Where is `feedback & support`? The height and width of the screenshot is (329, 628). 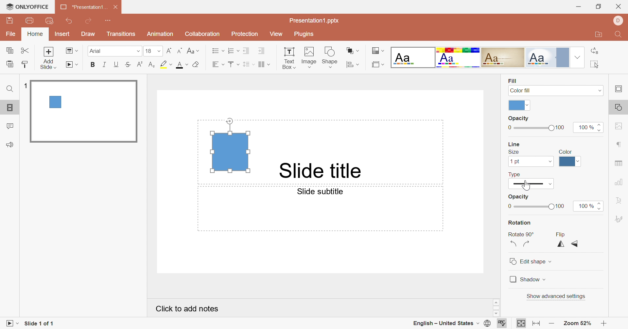
feedback & support is located at coordinates (9, 144).